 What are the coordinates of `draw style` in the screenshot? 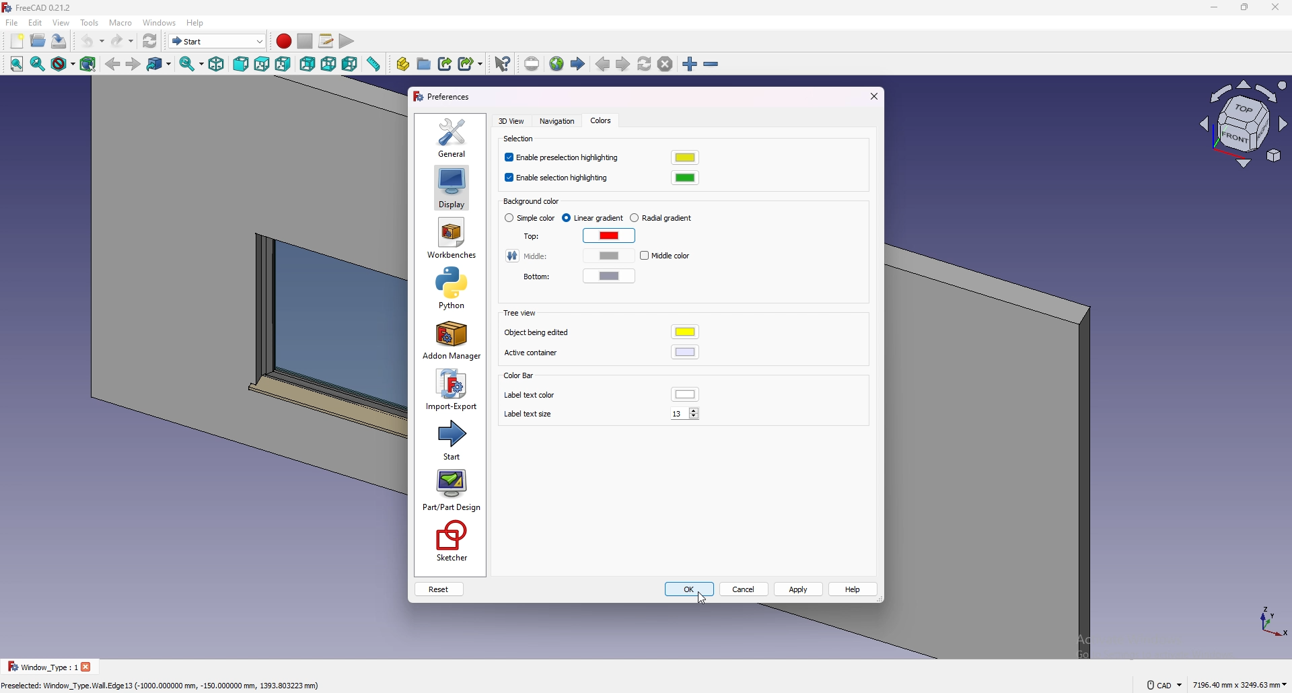 It's located at (63, 65).